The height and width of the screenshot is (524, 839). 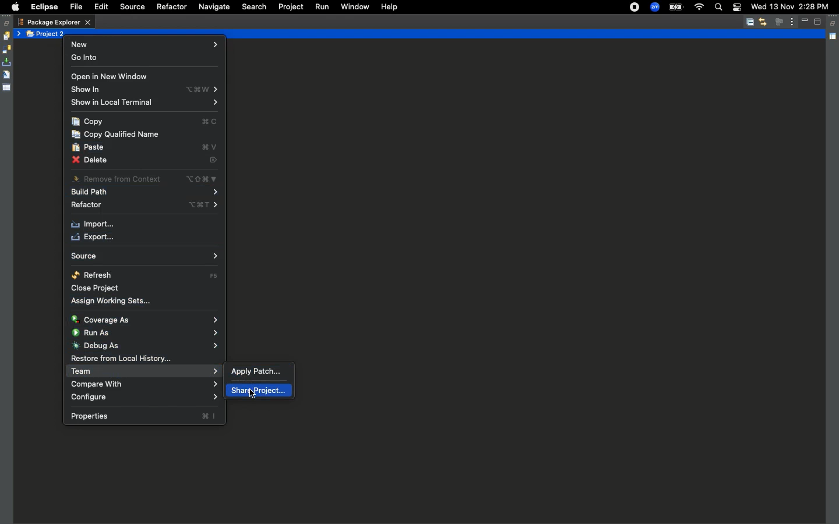 I want to click on Configure, so click(x=145, y=398).